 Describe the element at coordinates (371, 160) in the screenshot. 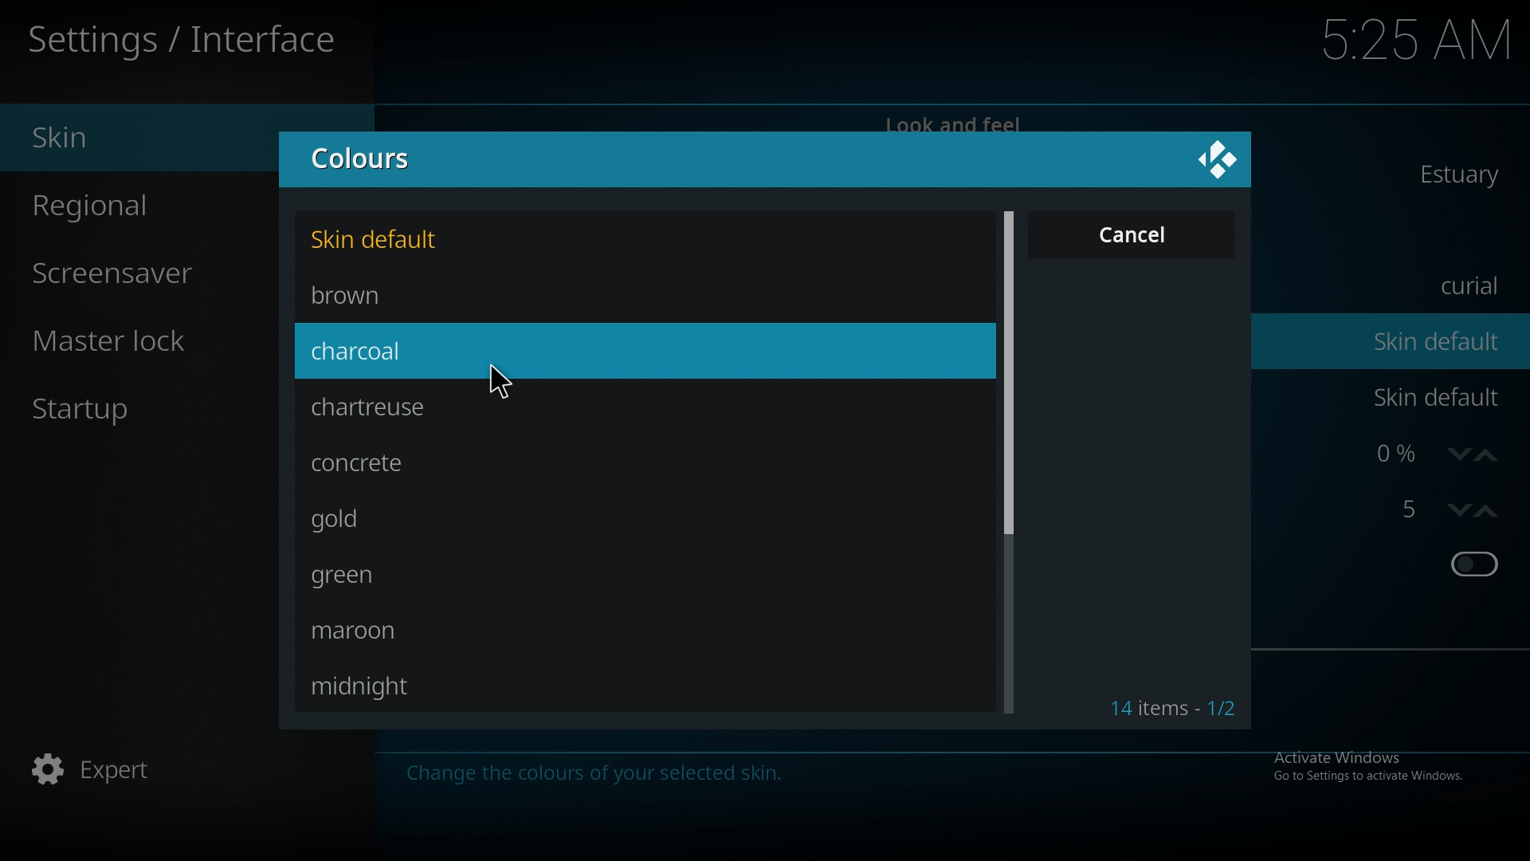

I see `colours` at that location.